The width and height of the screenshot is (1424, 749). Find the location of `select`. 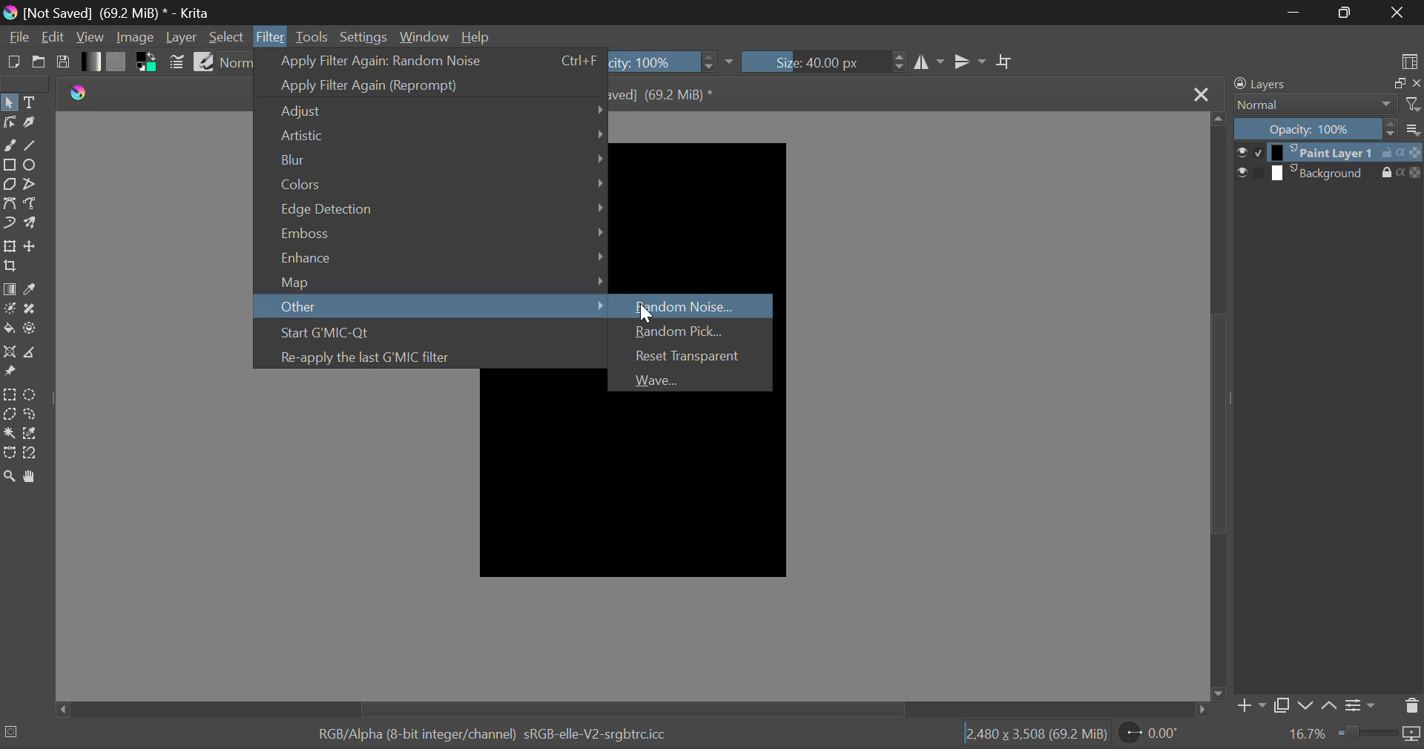

select is located at coordinates (1239, 172).